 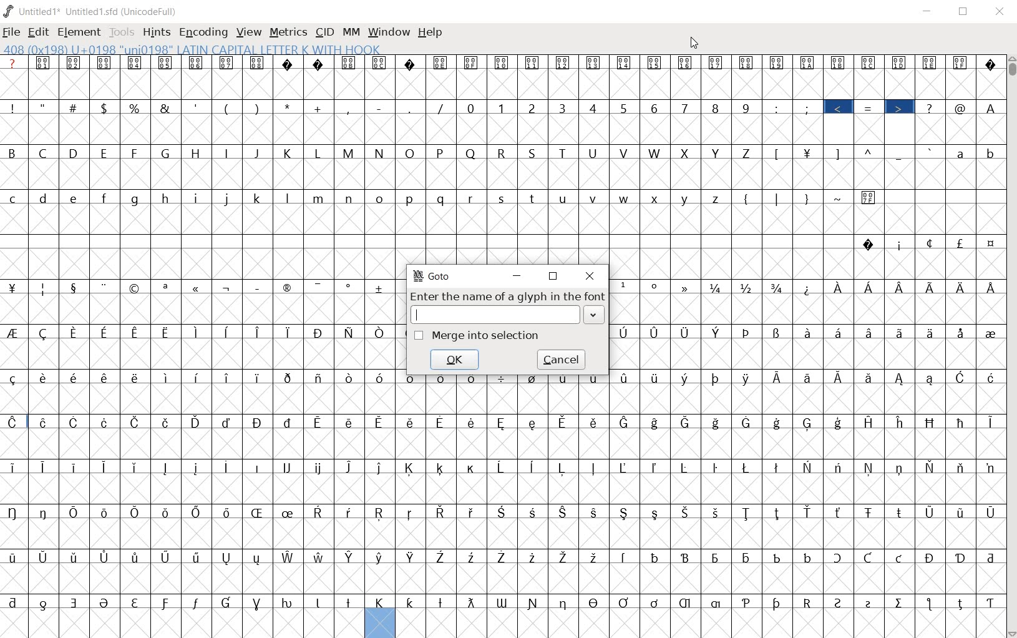 What do you see at coordinates (869, 107) in the screenshot?
I see `=` at bounding box center [869, 107].